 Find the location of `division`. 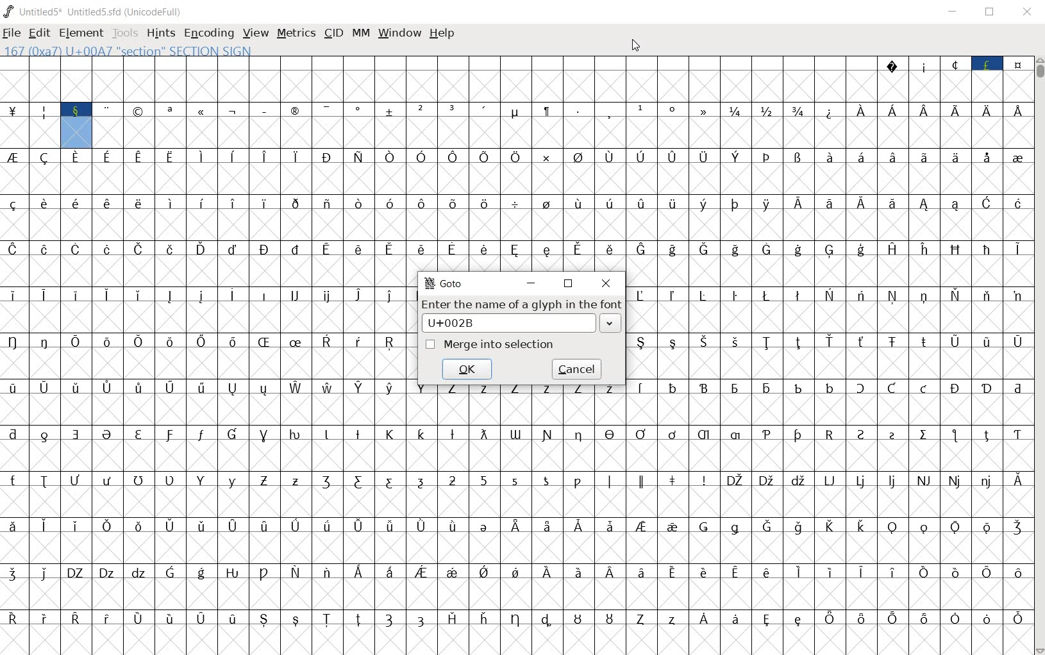

division is located at coordinates (517, 217).